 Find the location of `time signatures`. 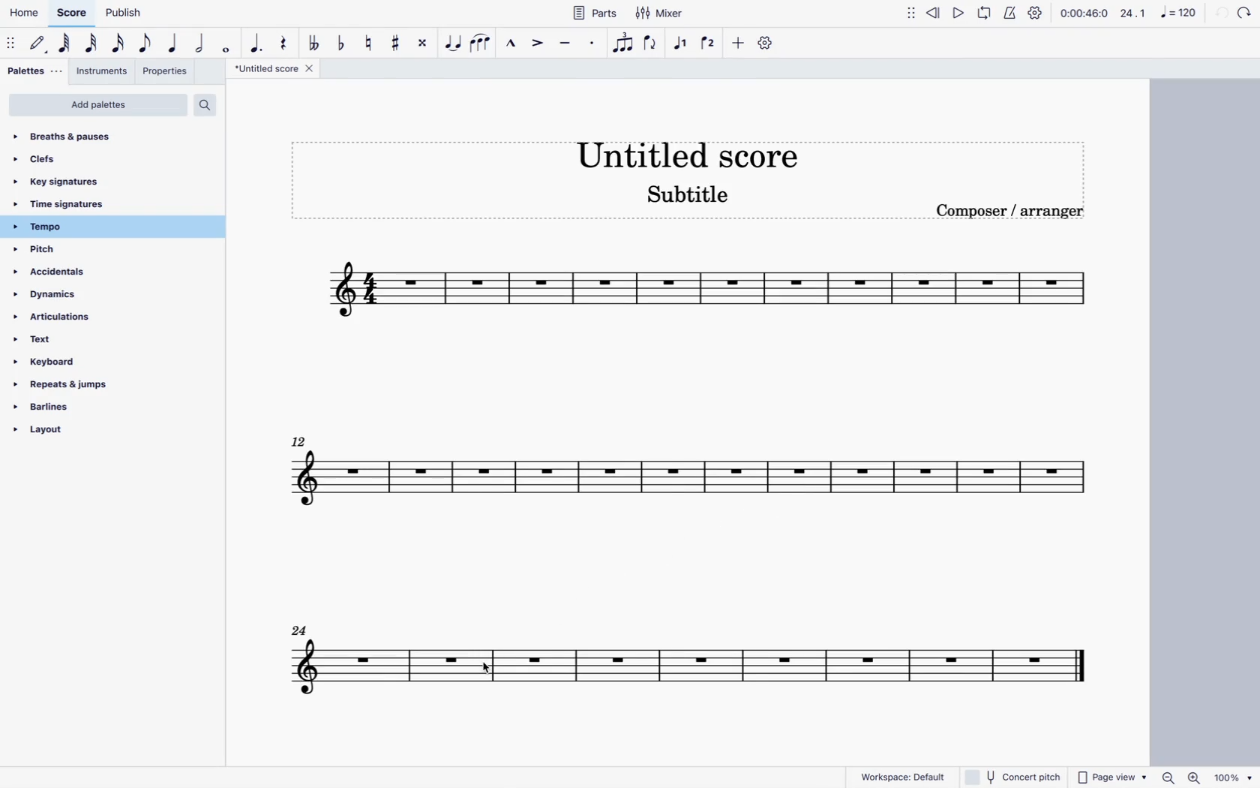

time signatures is located at coordinates (67, 205).